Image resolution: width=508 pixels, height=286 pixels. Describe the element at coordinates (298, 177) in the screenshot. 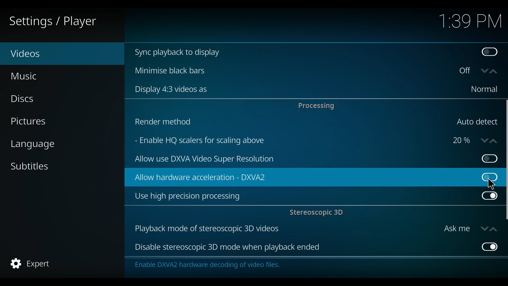

I see `Allow hardware acceleration -DXVA2` at that location.